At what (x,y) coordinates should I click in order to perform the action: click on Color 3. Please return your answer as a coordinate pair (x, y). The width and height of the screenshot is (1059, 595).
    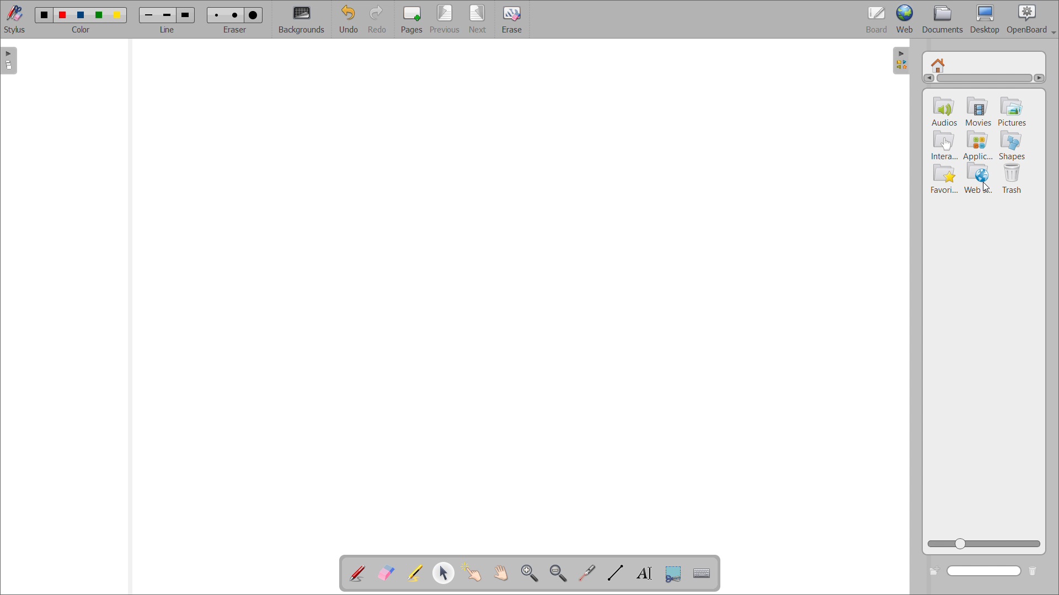
    Looking at the image, I should click on (80, 15).